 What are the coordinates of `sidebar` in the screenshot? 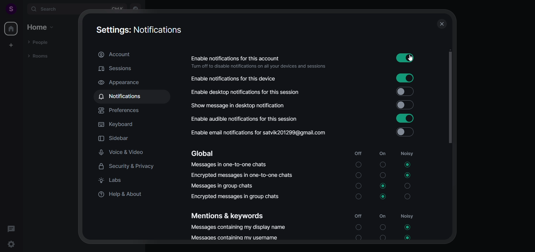 It's located at (118, 139).